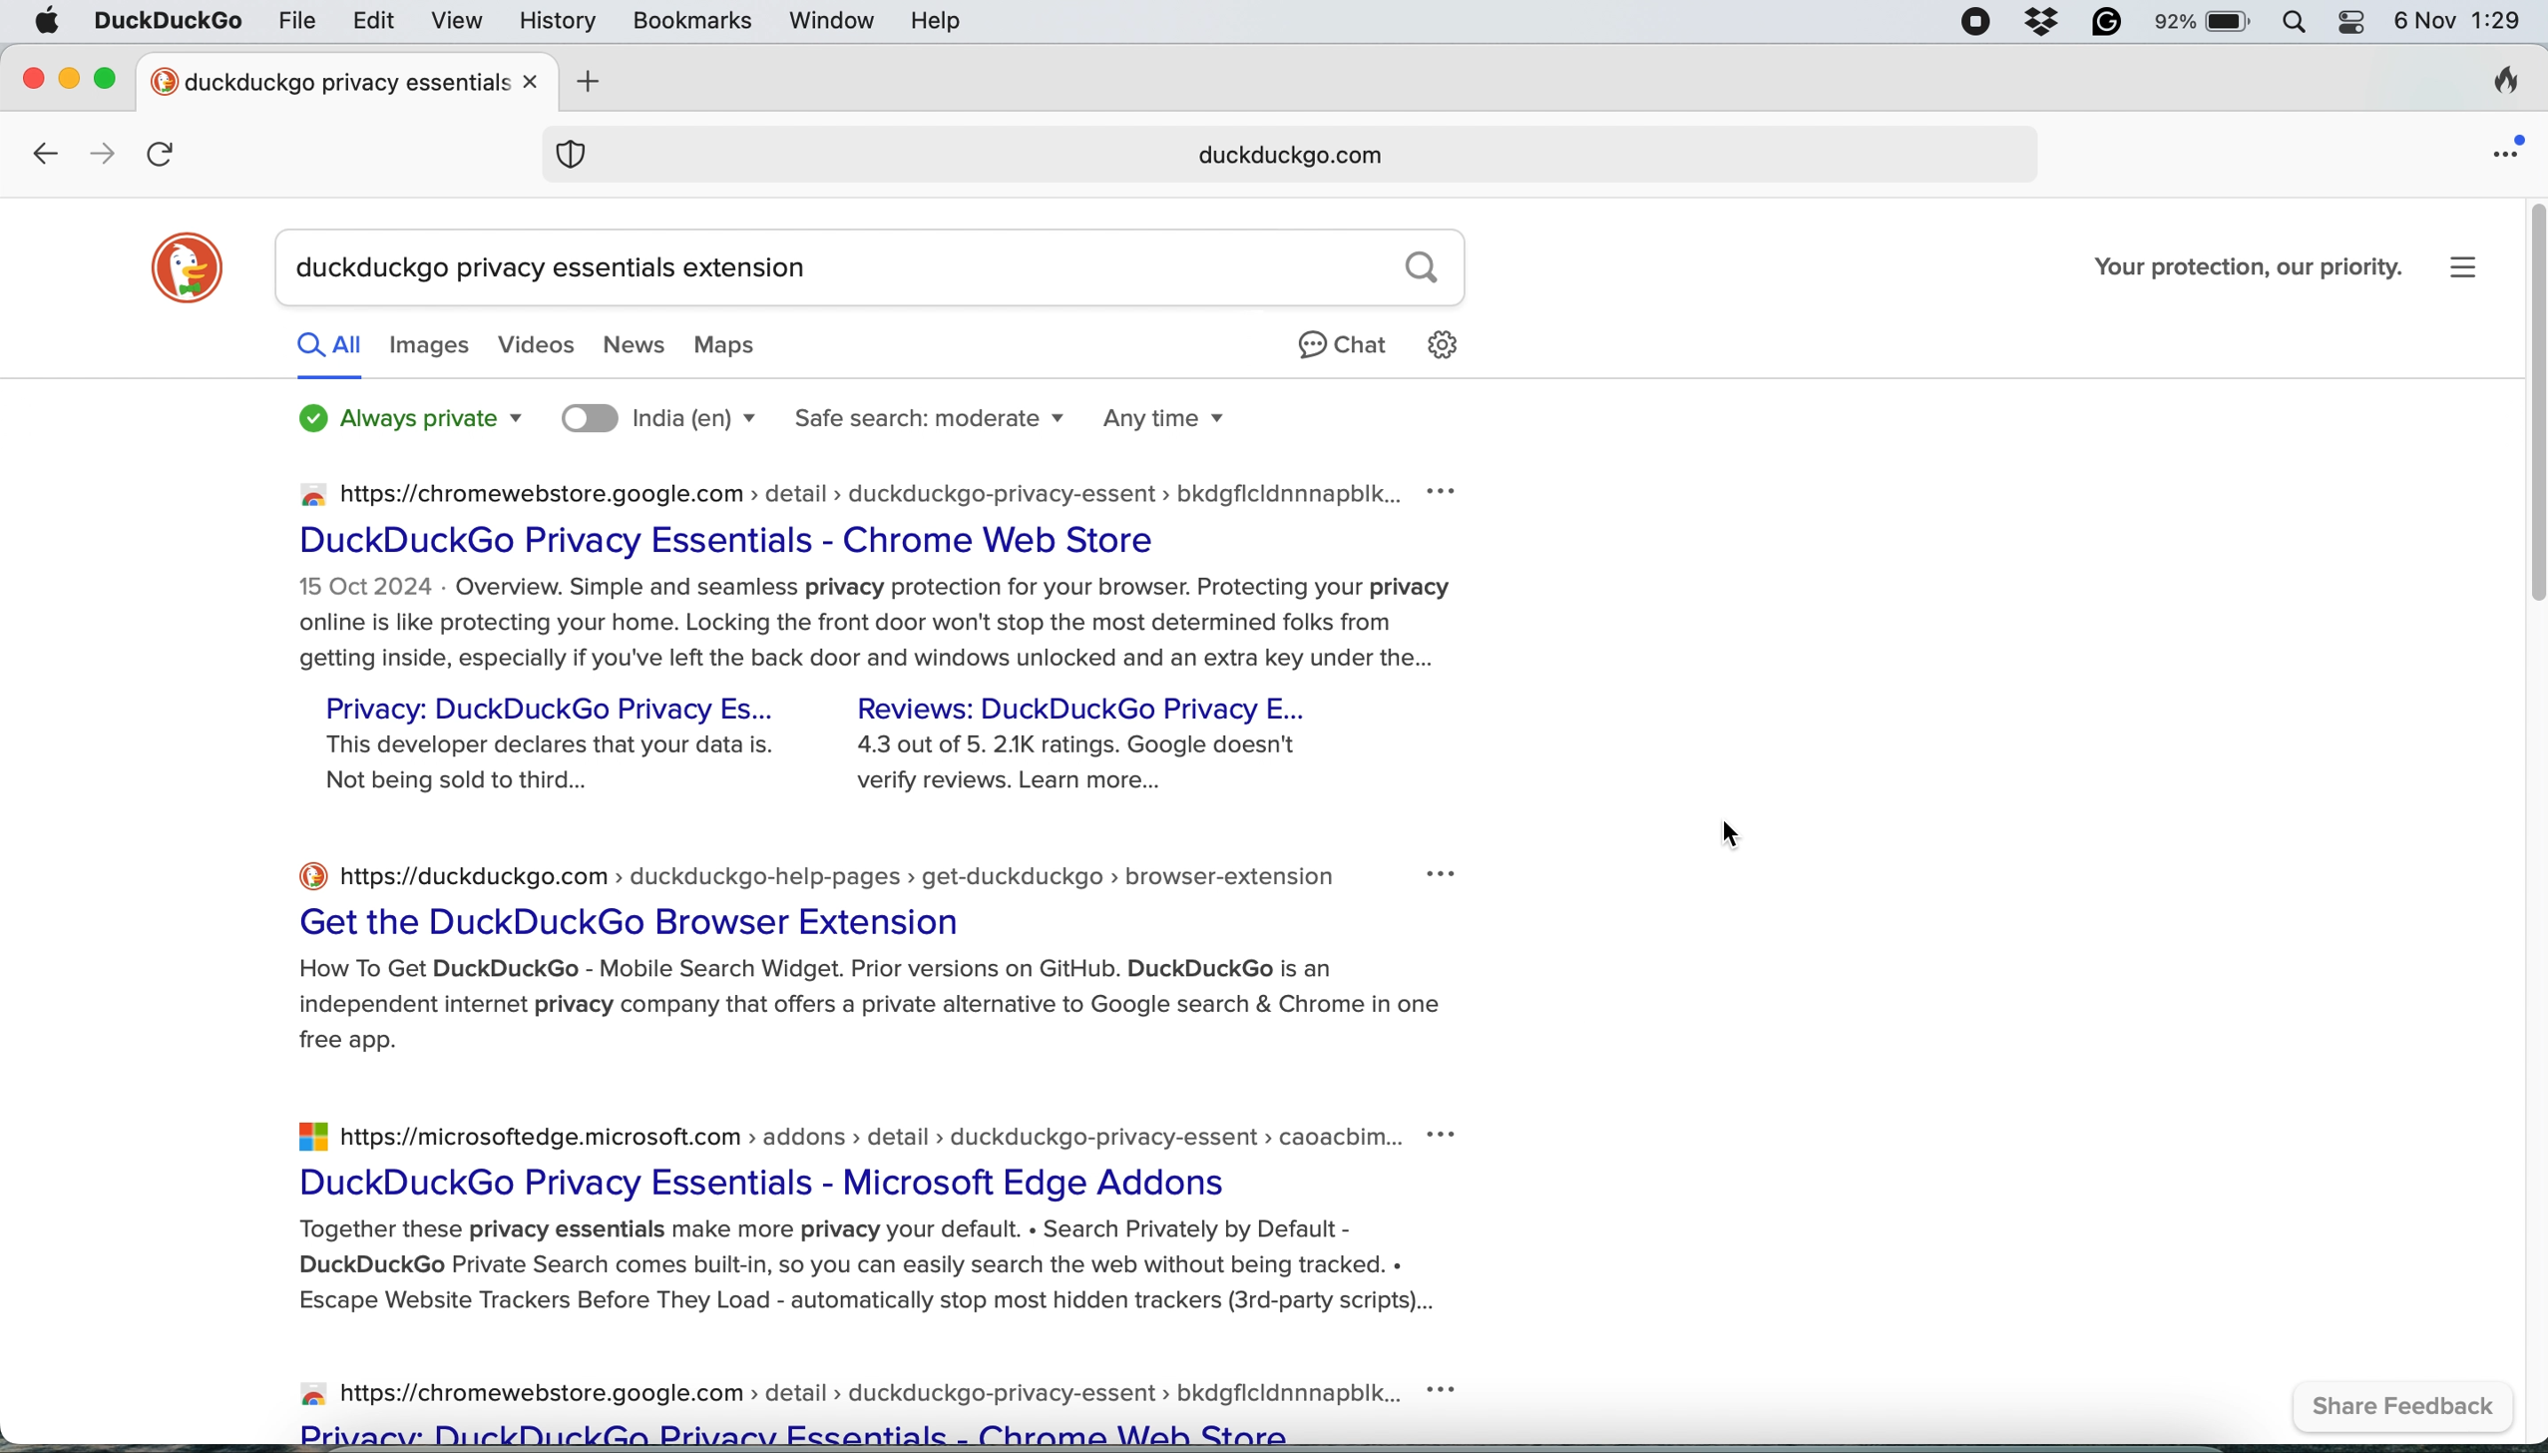 This screenshot has width=2548, height=1453. Describe the element at coordinates (101, 154) in the screenshot. I see `go forward` at that location.